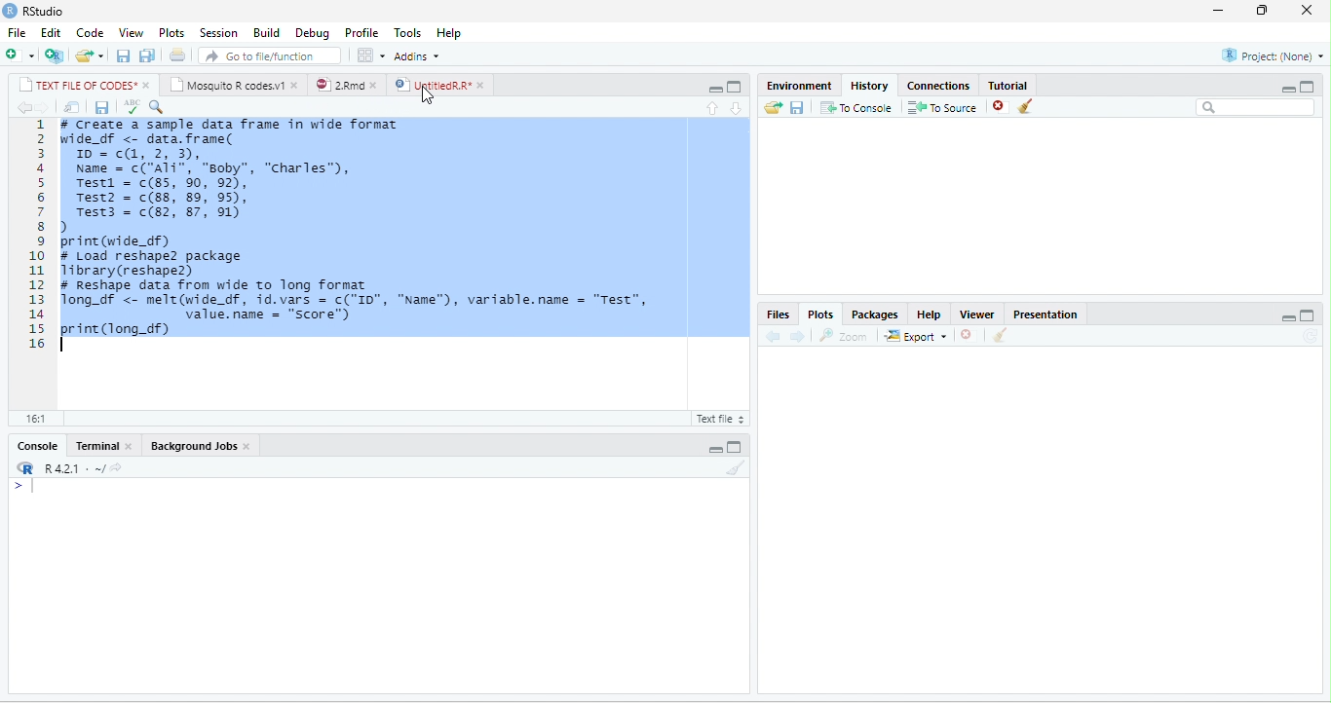 This screenshot has width=1331, height=703. I want to click on maximize, so click(735, 447).